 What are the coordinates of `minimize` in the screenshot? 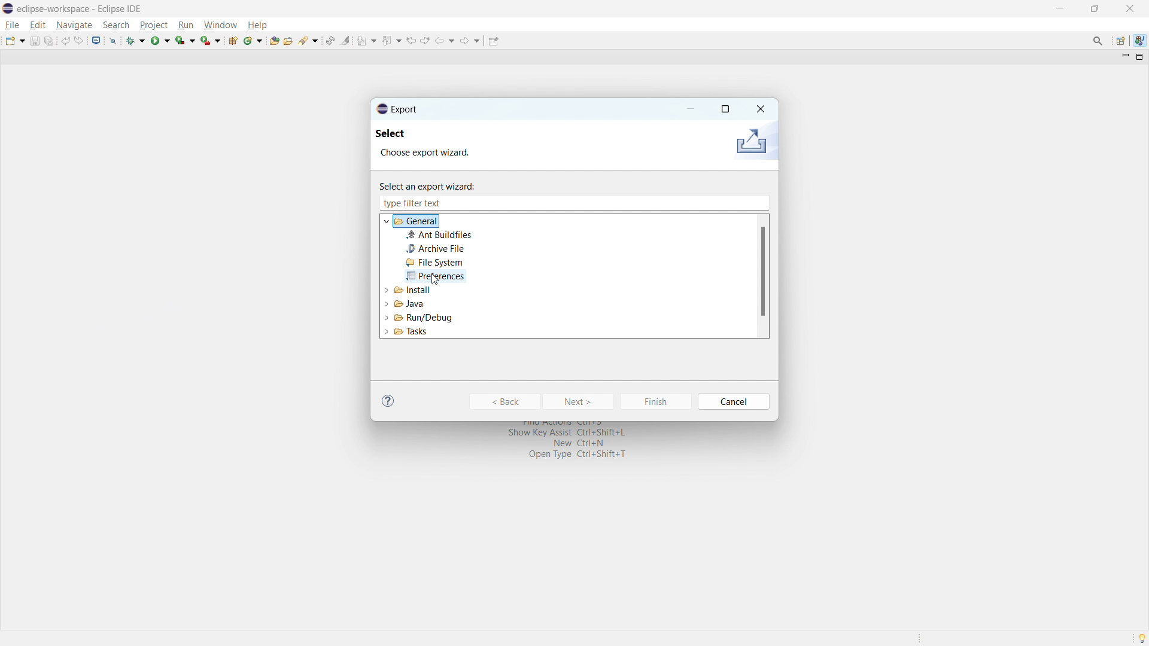 It's located at (692, 109).